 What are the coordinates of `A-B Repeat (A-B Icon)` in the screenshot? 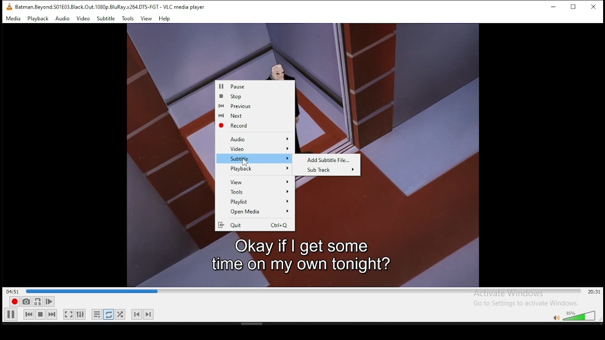 It's located at (38, 302).